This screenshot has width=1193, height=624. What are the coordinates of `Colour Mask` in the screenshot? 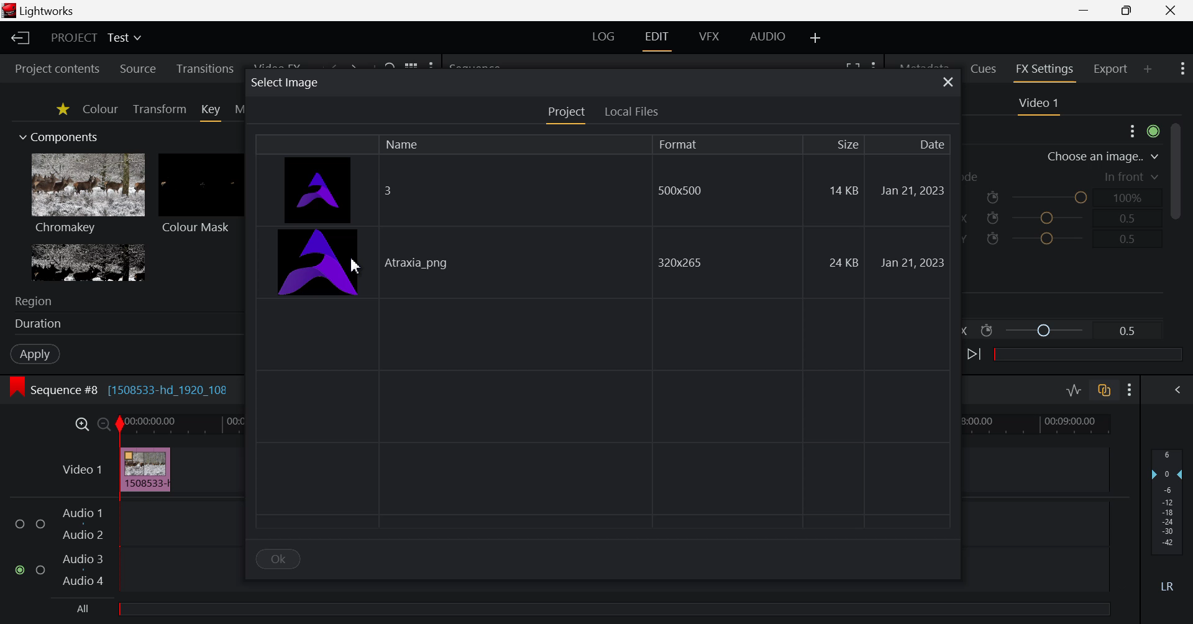 It's located at (201, 196).